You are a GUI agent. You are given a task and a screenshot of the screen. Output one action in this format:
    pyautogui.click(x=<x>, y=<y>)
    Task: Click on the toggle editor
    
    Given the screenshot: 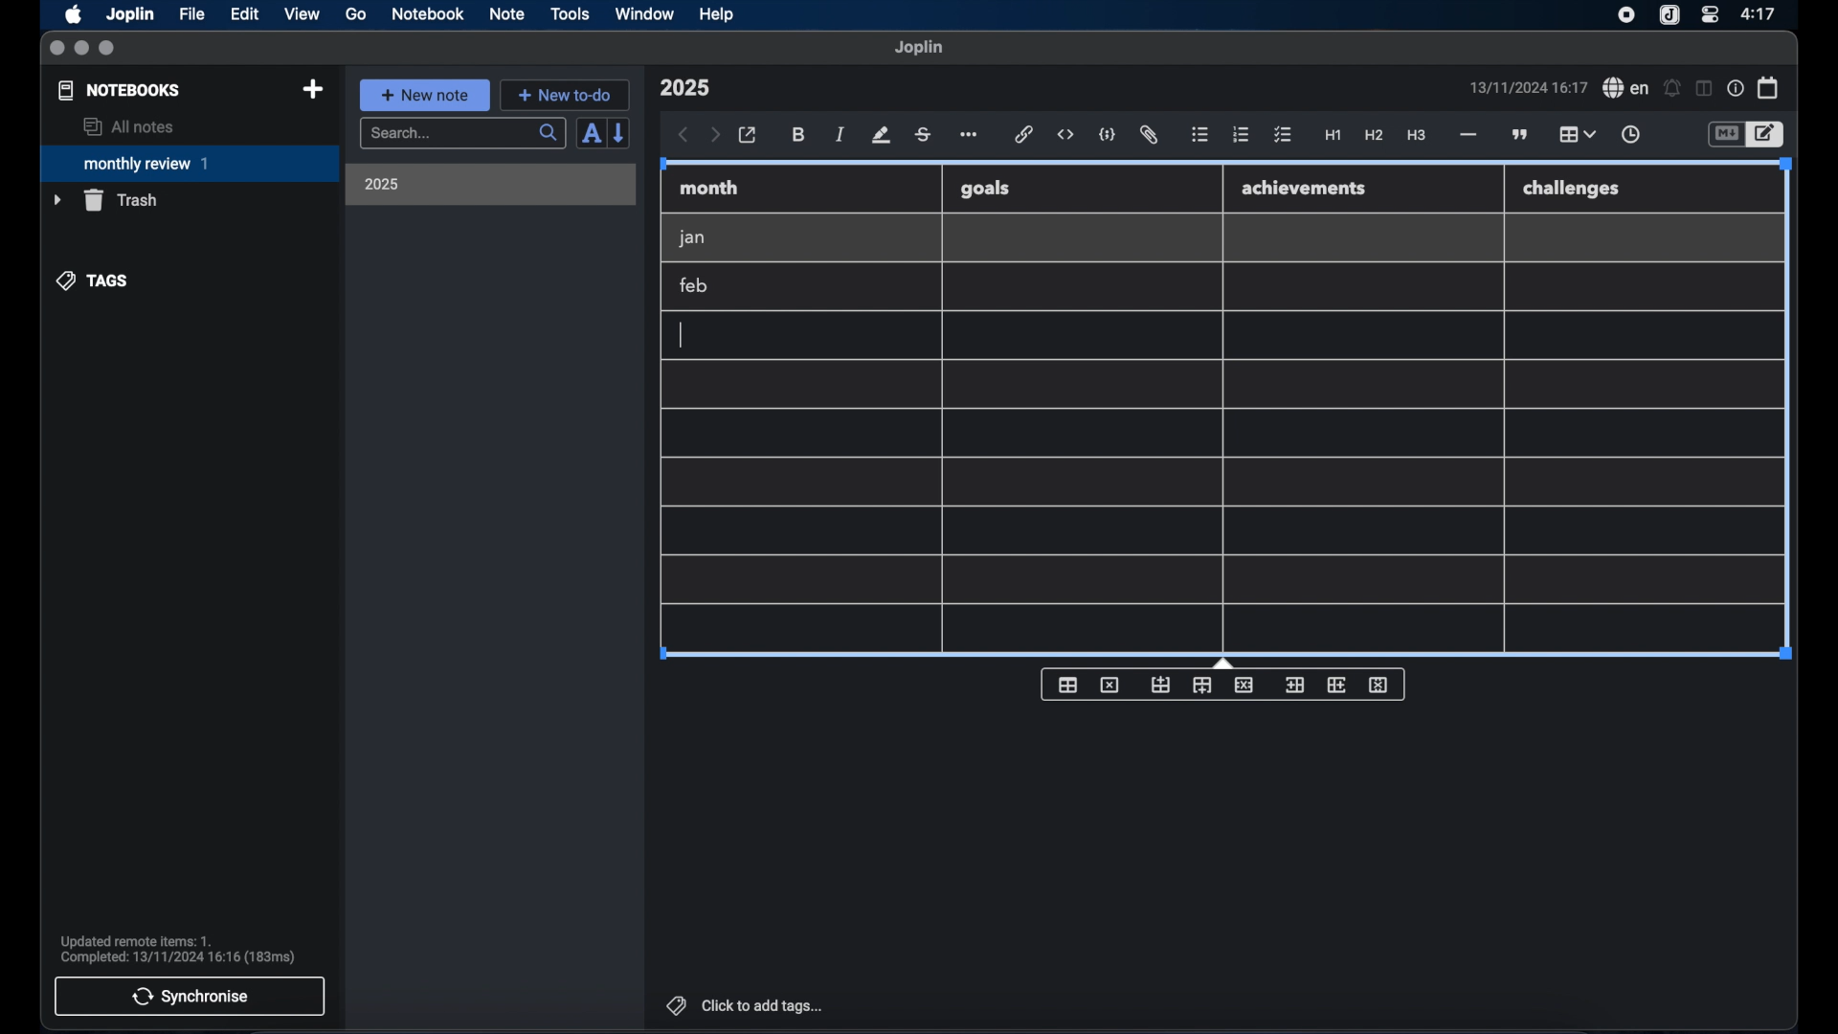 What is the action you would take?
    pyautogui.click(x=1725, y=135)
    